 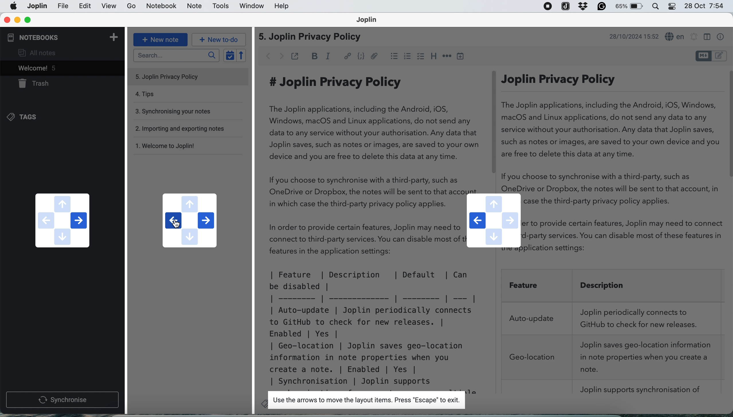 I want to click on Use the arrows to move the layout items. Press "Escape" to exit., so click(x=365, y=400).